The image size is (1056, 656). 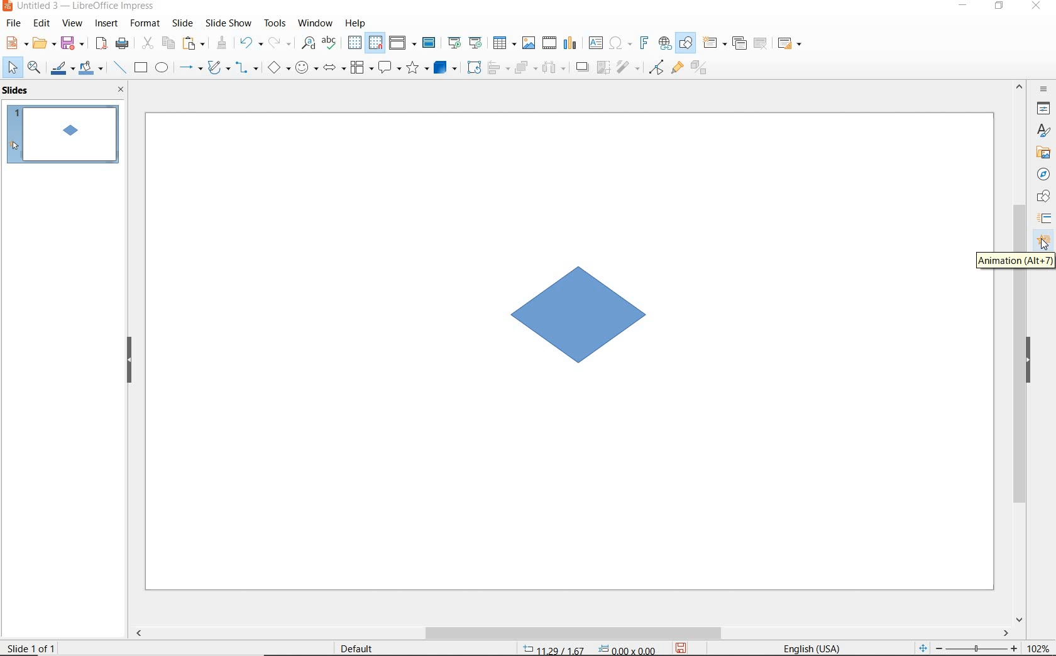 I want to click on start from current slide, so click(x=477, y=43).